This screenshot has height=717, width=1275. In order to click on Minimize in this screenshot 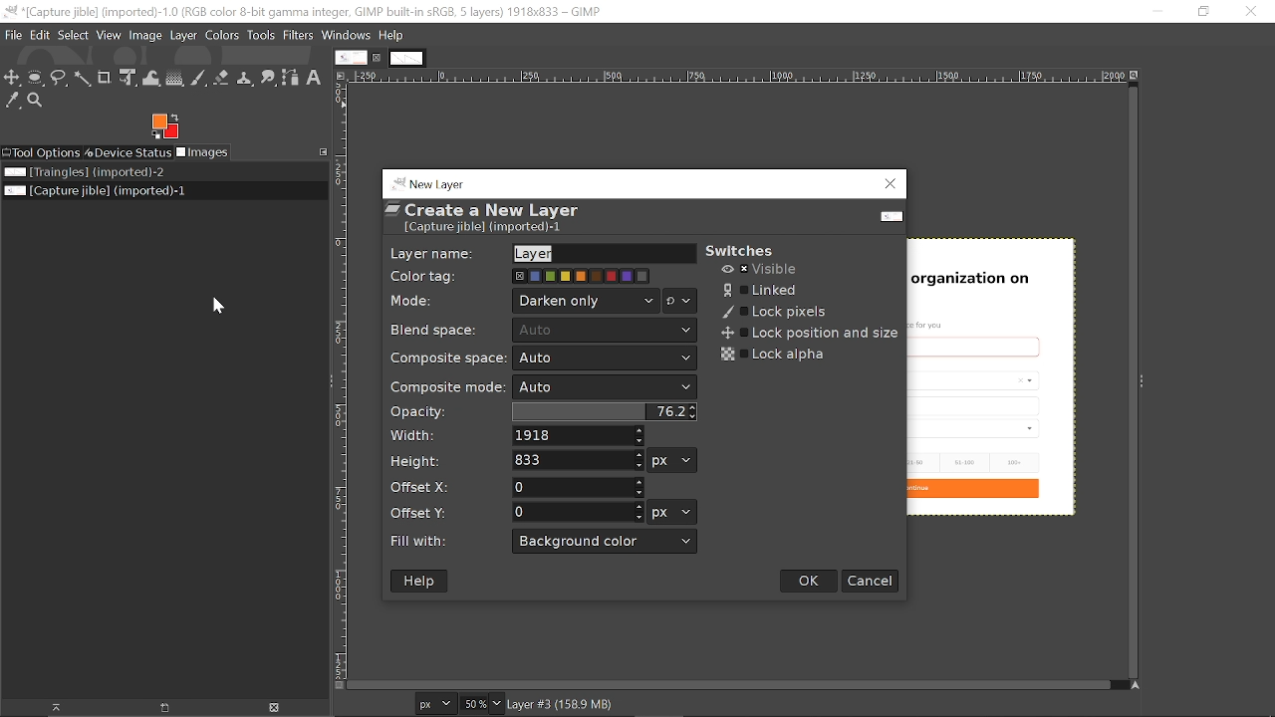, I will do `click(1157, 12)`.